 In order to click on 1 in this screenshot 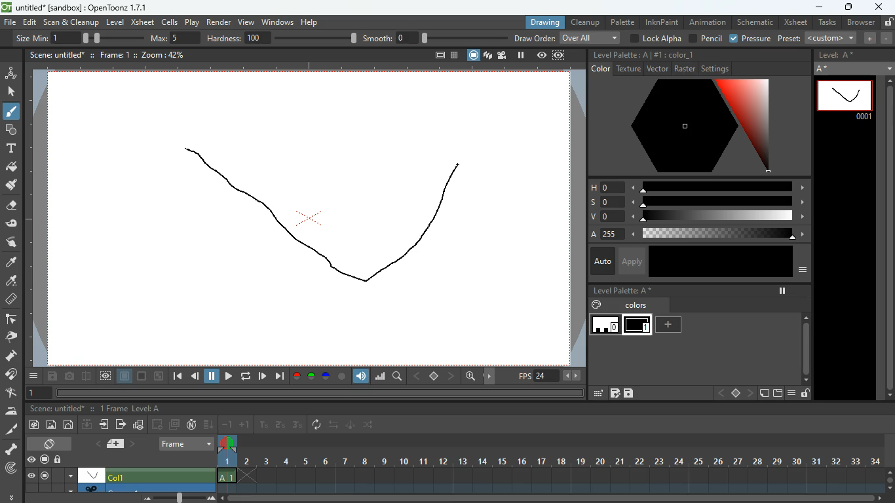, I will do `click(264, 425)`.